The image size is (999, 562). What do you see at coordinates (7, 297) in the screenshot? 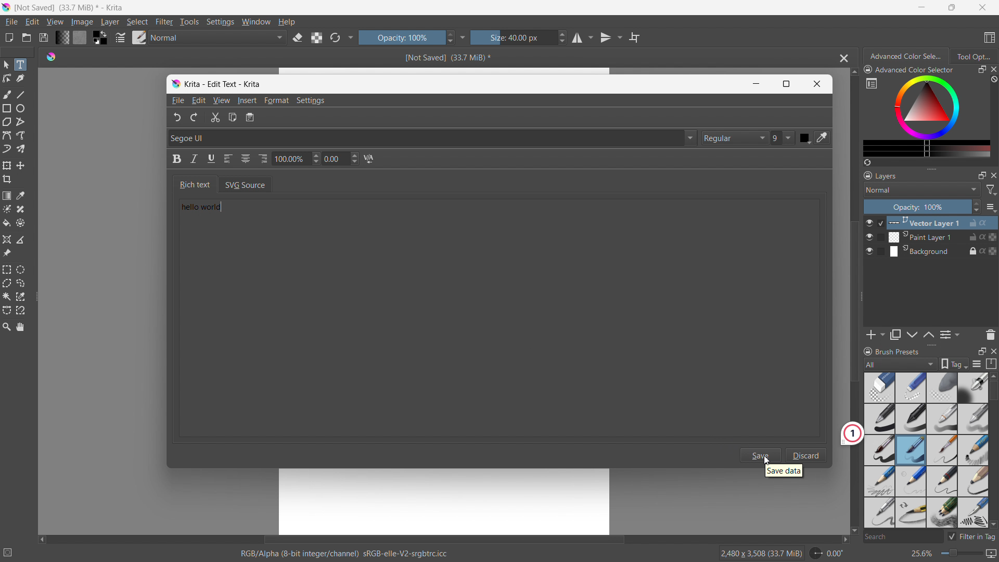
I see `contigious selection tool` at bounding box center [7, 297].